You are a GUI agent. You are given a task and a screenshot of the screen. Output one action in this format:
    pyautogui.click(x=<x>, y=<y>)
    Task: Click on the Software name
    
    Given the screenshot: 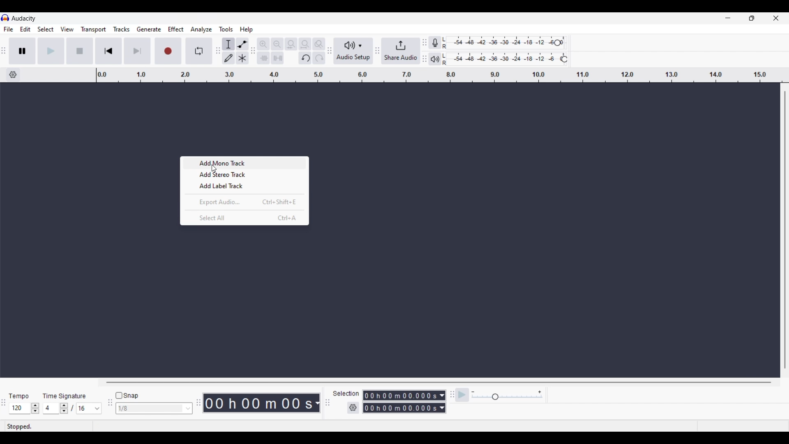 What is the action you would take?
    pyautogui.click(x=24, y=18)
    